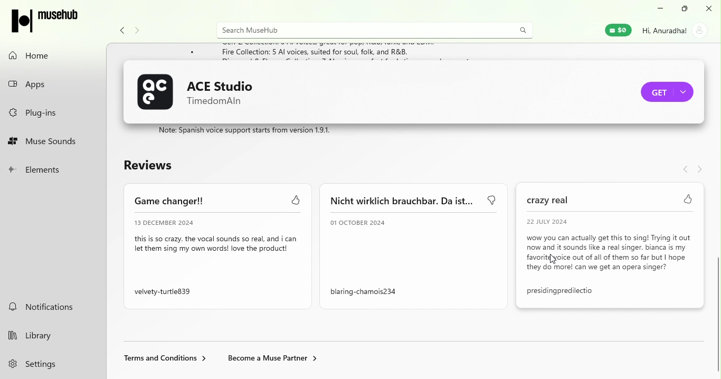 The image size is (721, 379). Describe the element at coordinates (42, 365) in the screenshot. I see `settings` at that location.